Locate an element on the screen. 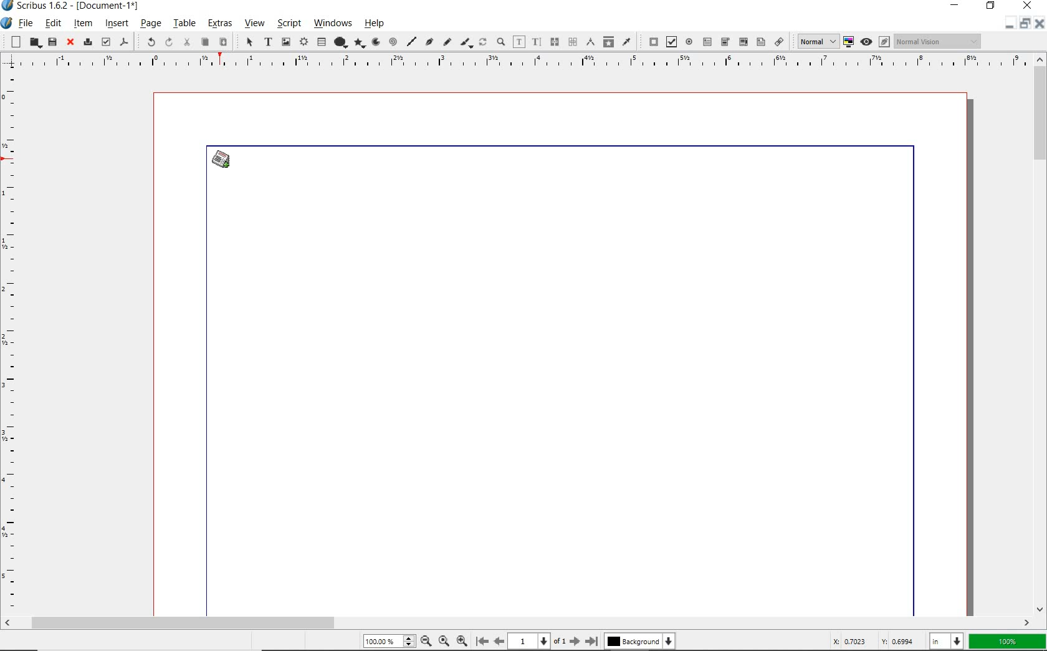 The width and height of the screenshot is (1047, 651). pdf push button is located at coordinates (649, 41).